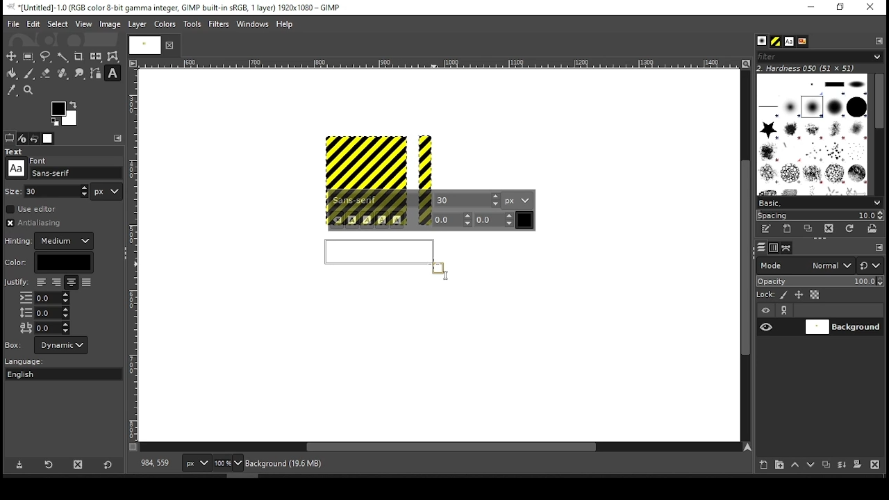 Image resolution: width=889 pixels, height=500 pixels. Describe the element at coordinates (29, 91) in the screenshot. I see `zoom tool` at that location.